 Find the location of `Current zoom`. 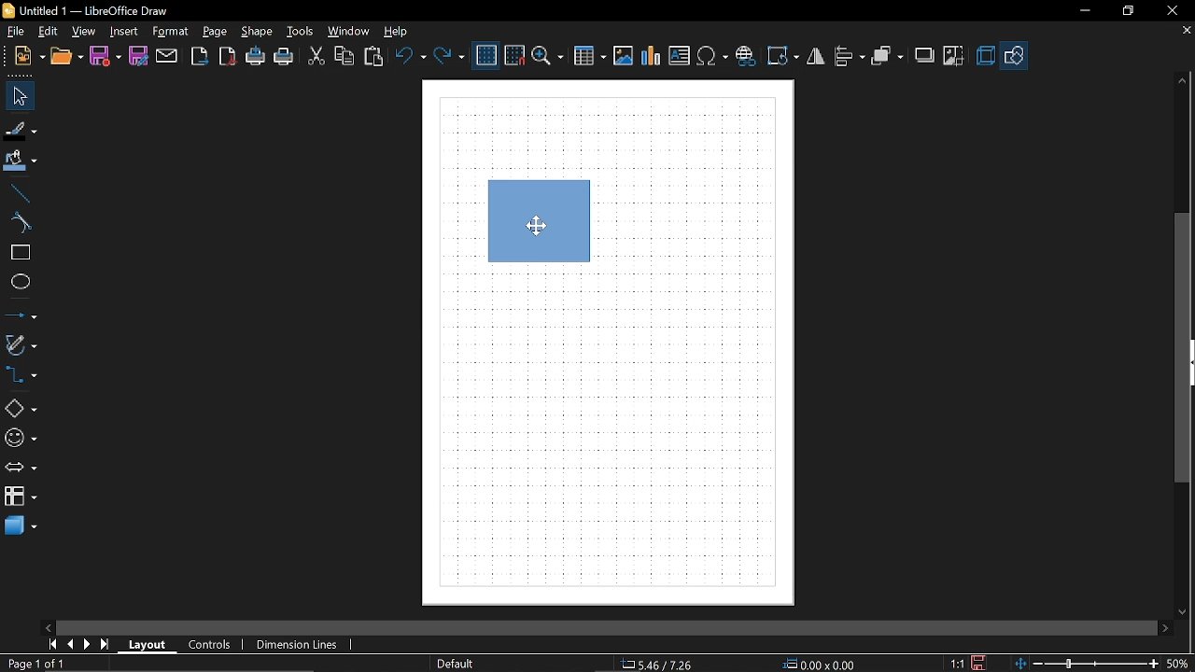

Current zoom is located at coordinates (1176, 663).